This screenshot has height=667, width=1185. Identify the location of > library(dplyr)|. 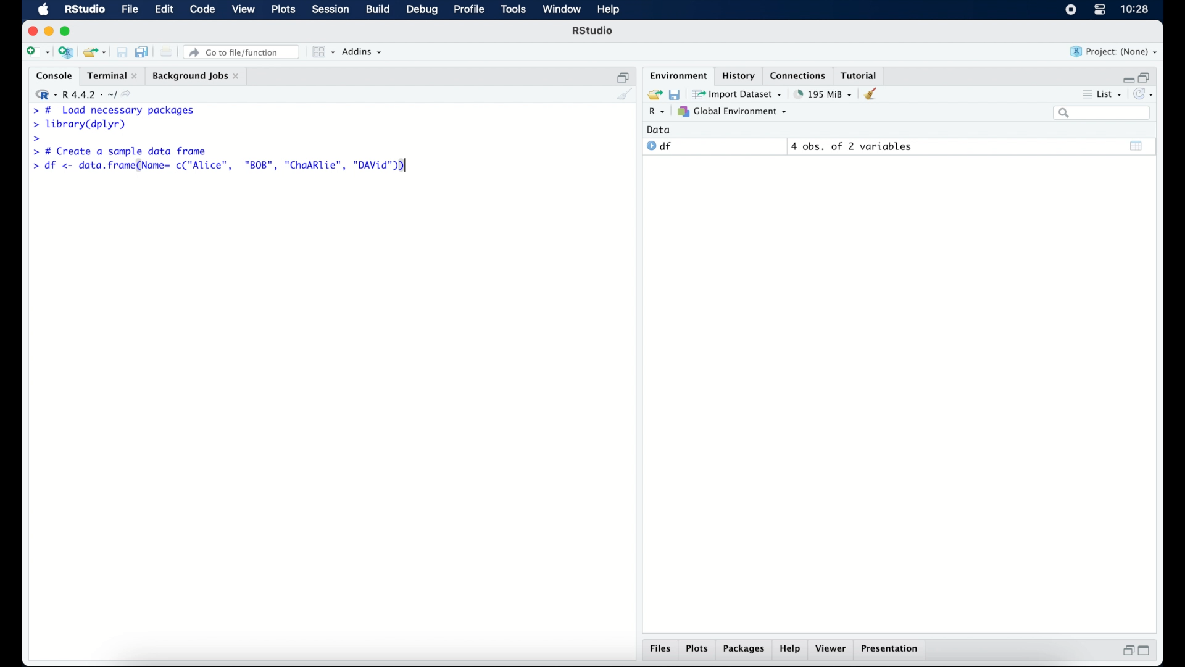
(82, 125).